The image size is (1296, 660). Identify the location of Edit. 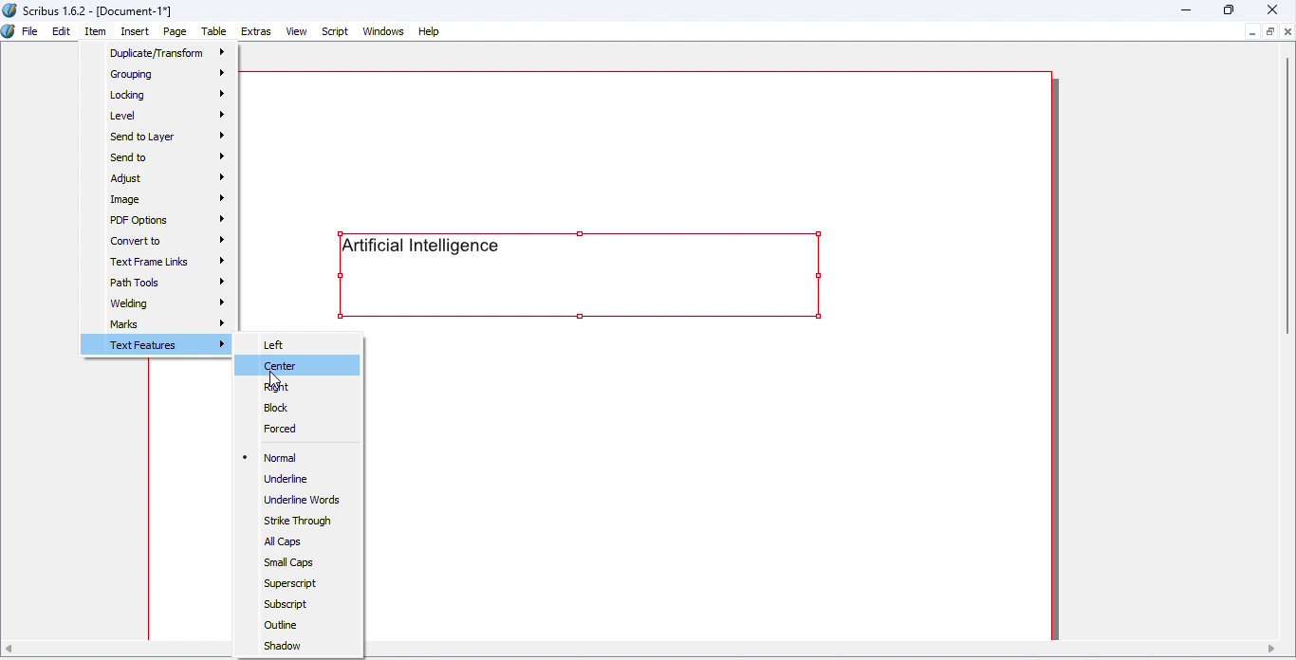
(59, 32).